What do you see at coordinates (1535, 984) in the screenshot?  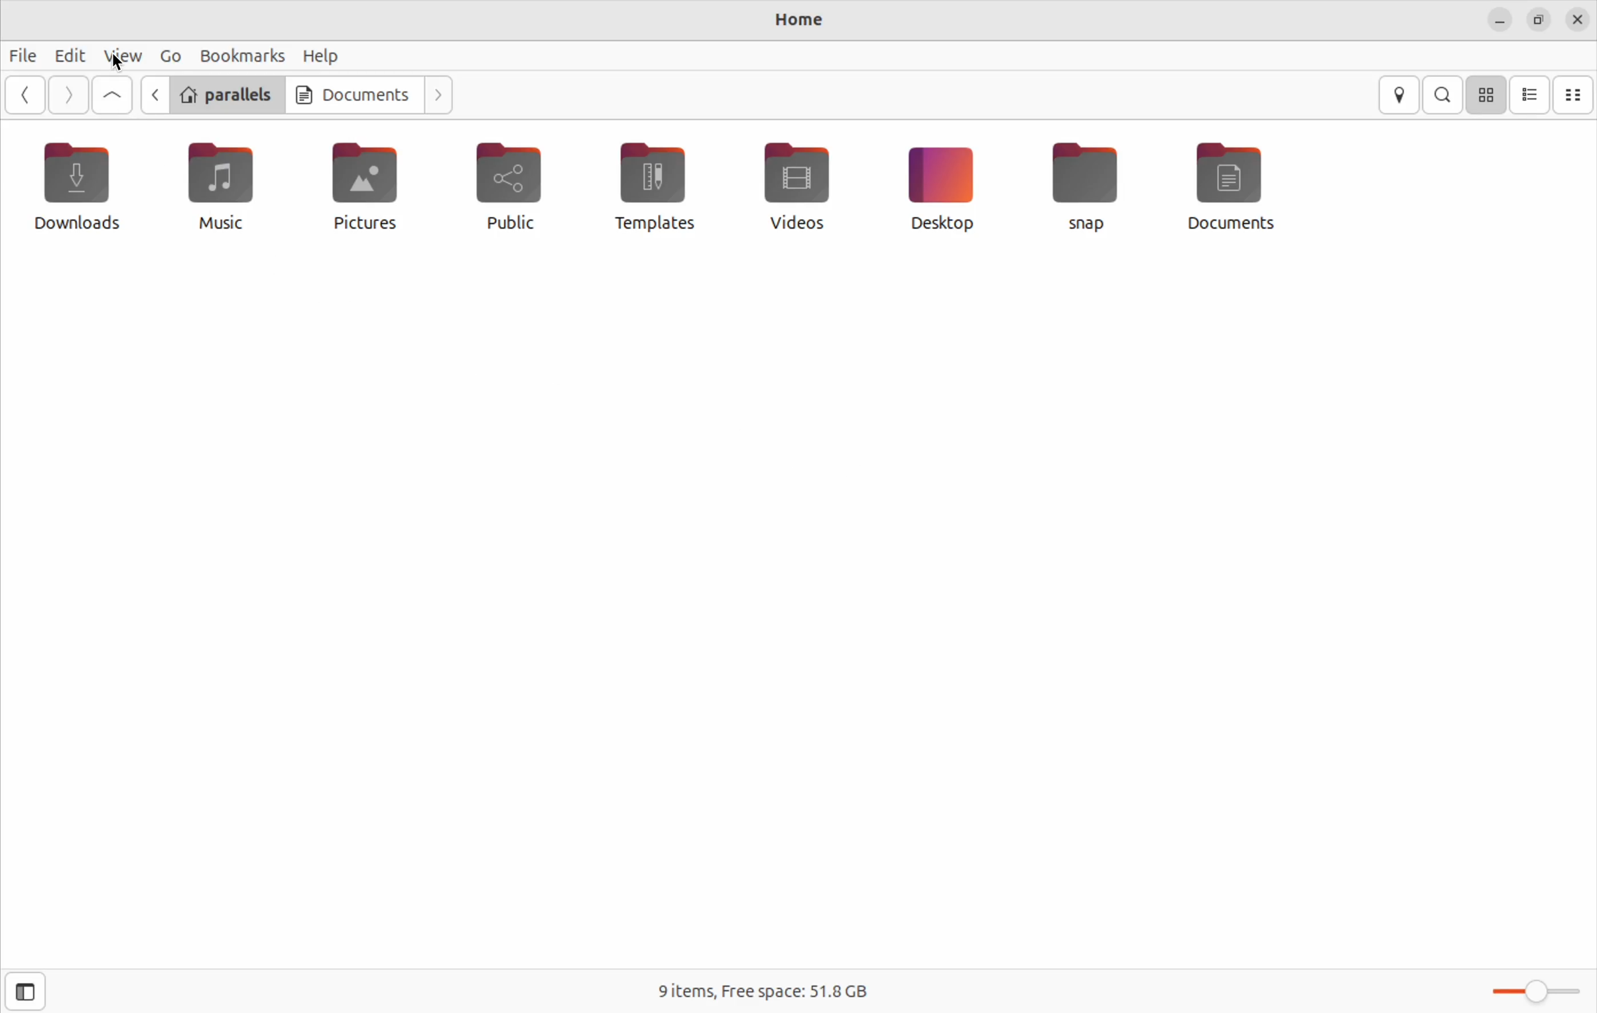 I see `Toggle zoom` at bounding box center [1535, 984].